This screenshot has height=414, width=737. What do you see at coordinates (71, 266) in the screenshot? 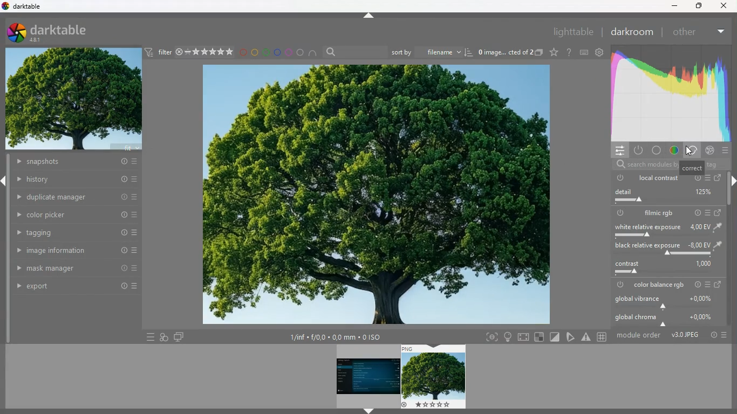
I see `mask manager` at bounding box center [71, 266].